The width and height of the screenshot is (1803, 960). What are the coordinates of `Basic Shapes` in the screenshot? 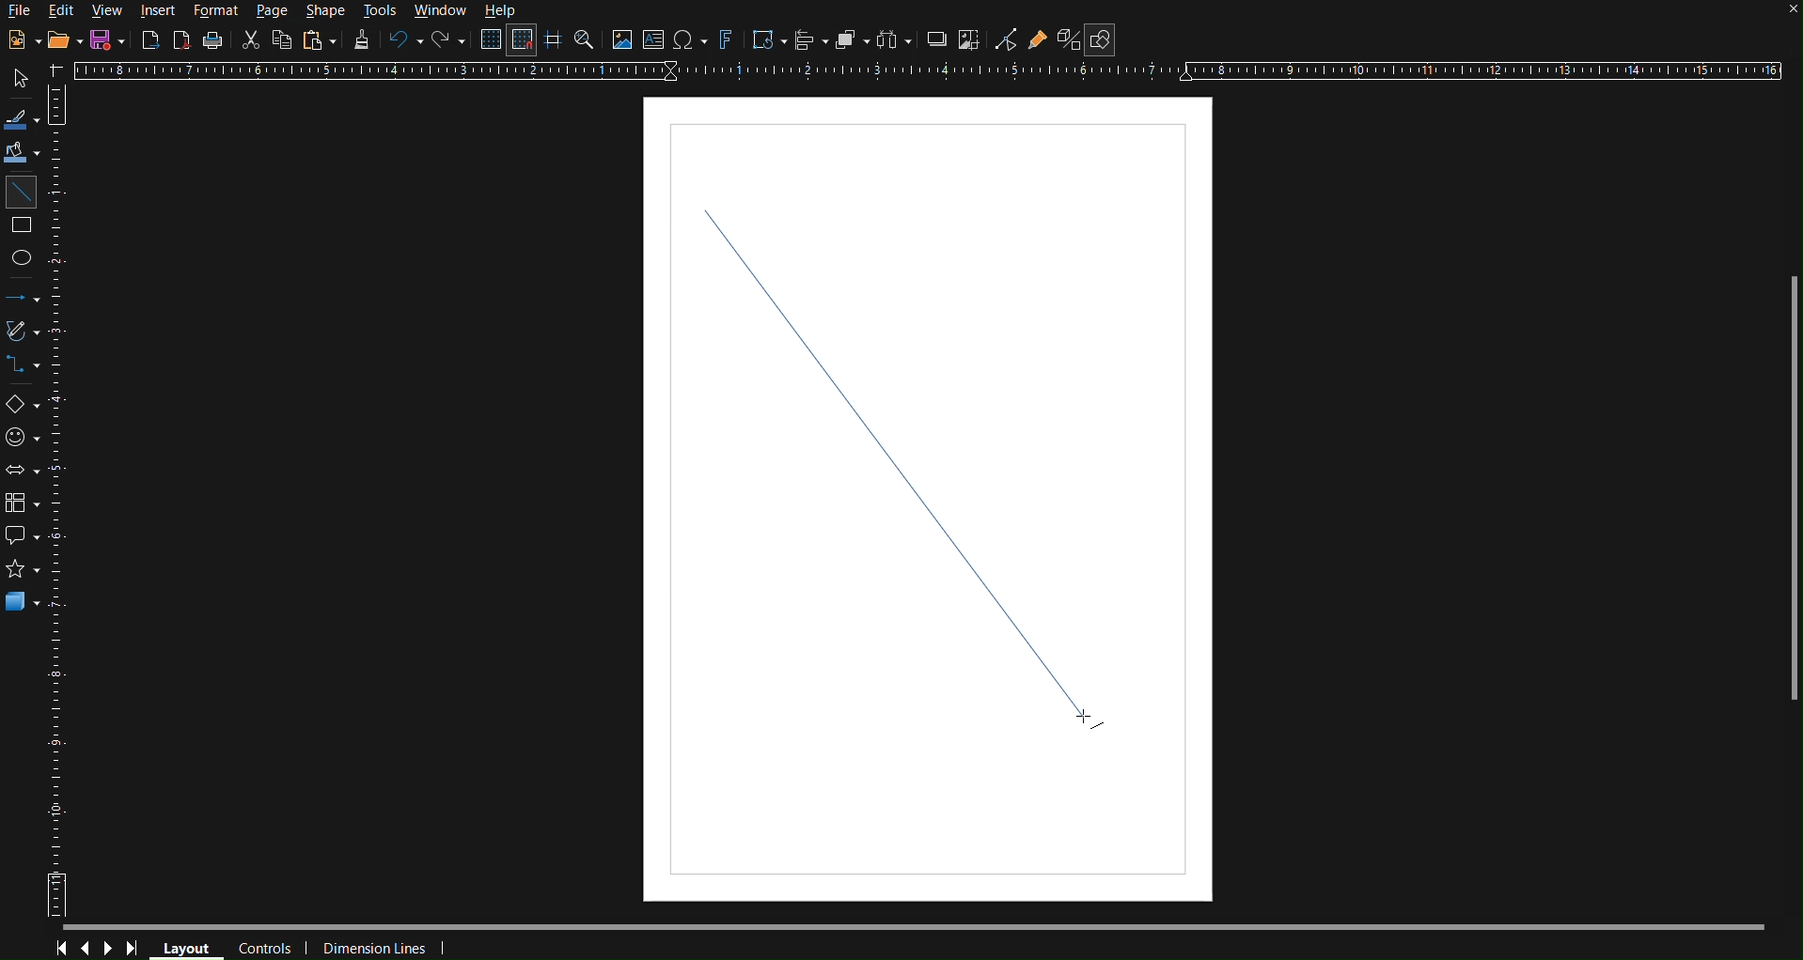 It's located at (24, 404).